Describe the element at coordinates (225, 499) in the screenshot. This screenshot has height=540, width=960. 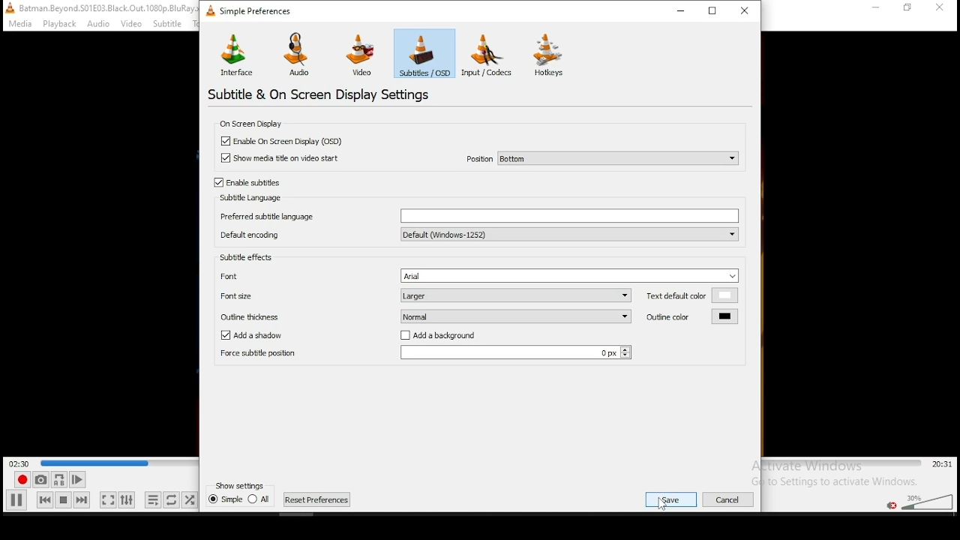
I see `simple` at that location.